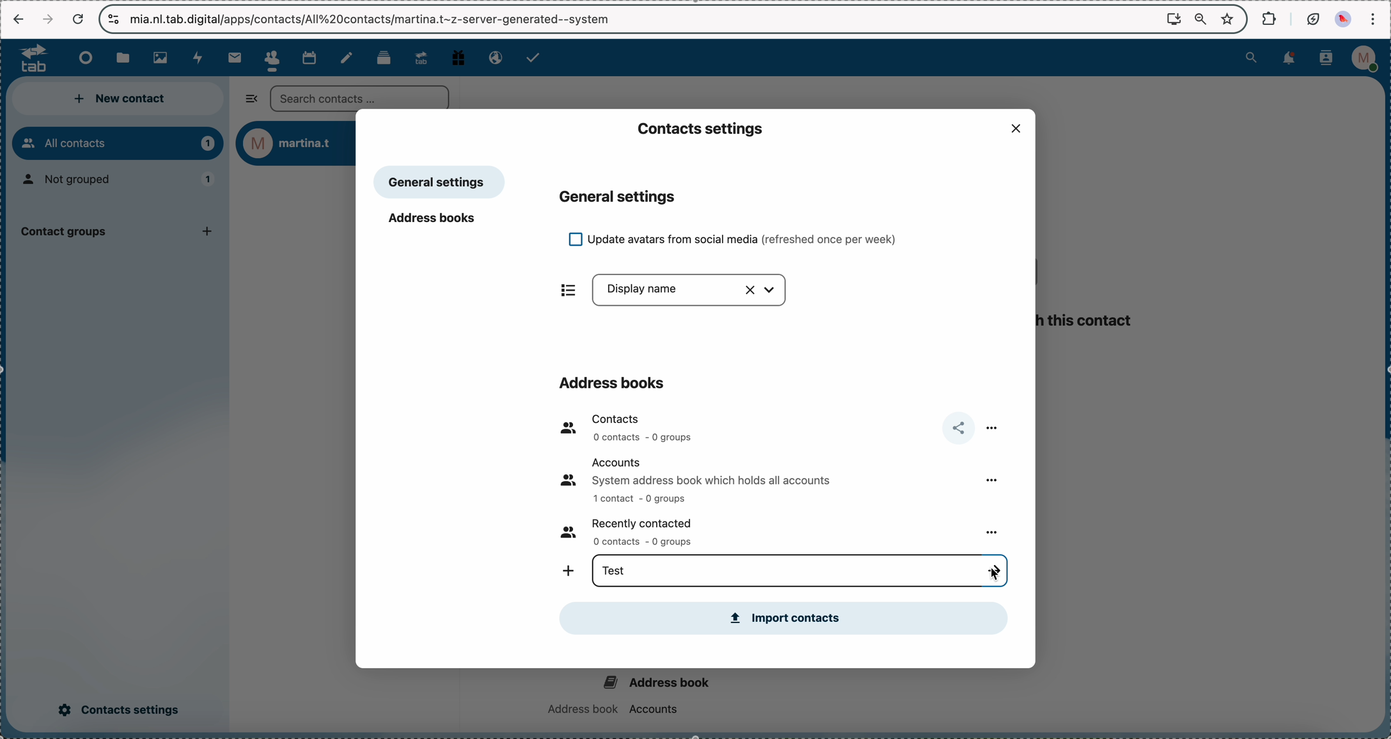 The height and width of the screenshot is (739, 1391). Describe the element at coordinates (1364, 58) in the screenshot. I see `profile` at that location.